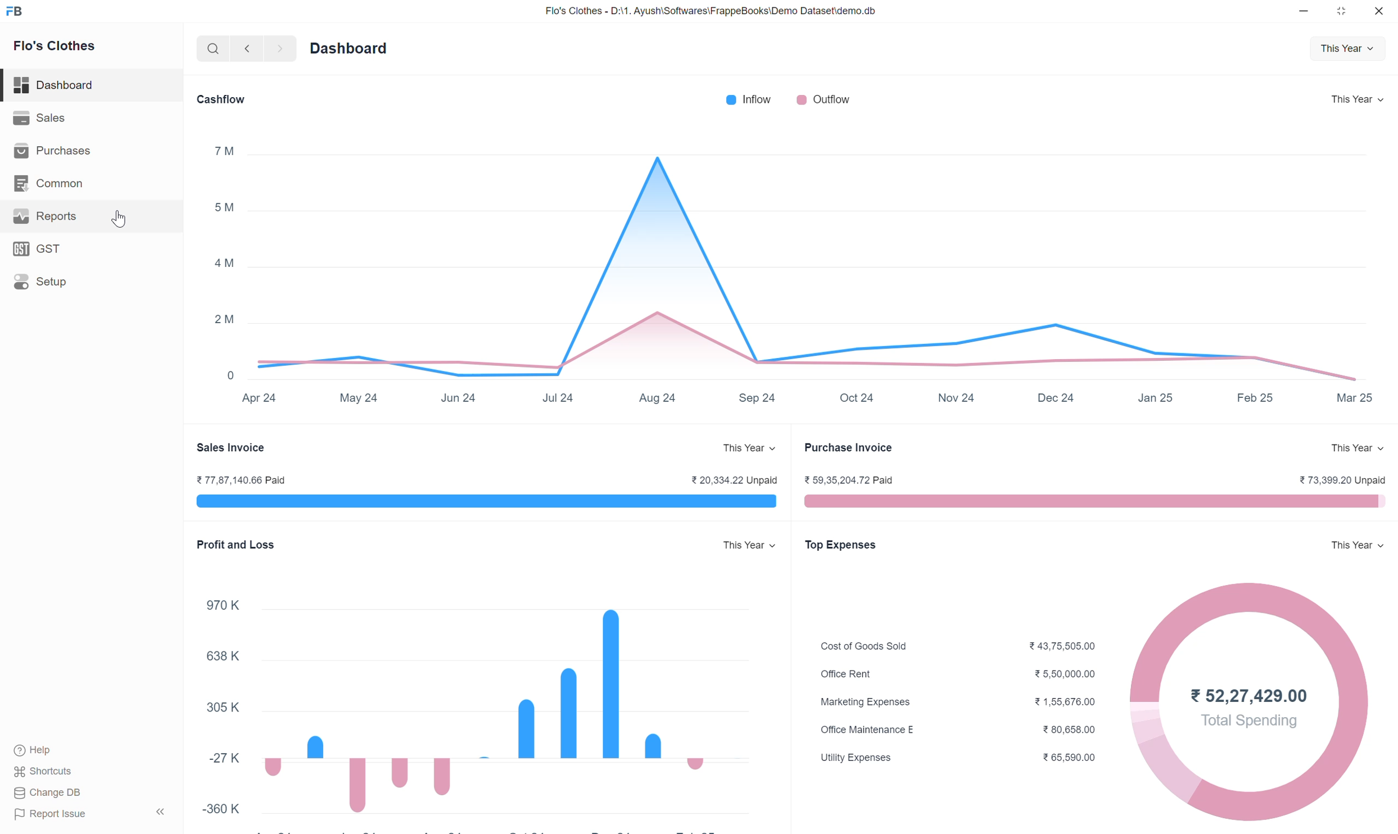  Describe the element at coordinates (250, 479) in the screenshot. I see `₹77,87,140.66 Paid` at that location.